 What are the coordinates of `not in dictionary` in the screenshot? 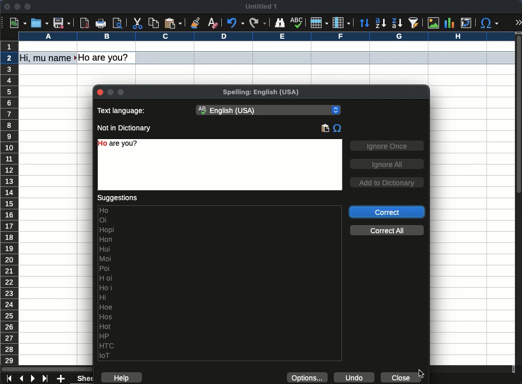 It's located at (124, 128).